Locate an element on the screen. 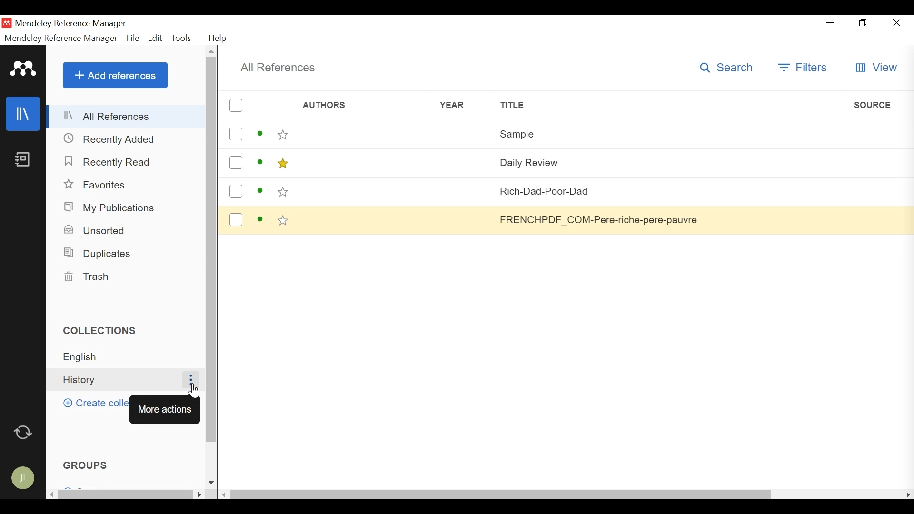  Restore is located at coordinates (864, 23).